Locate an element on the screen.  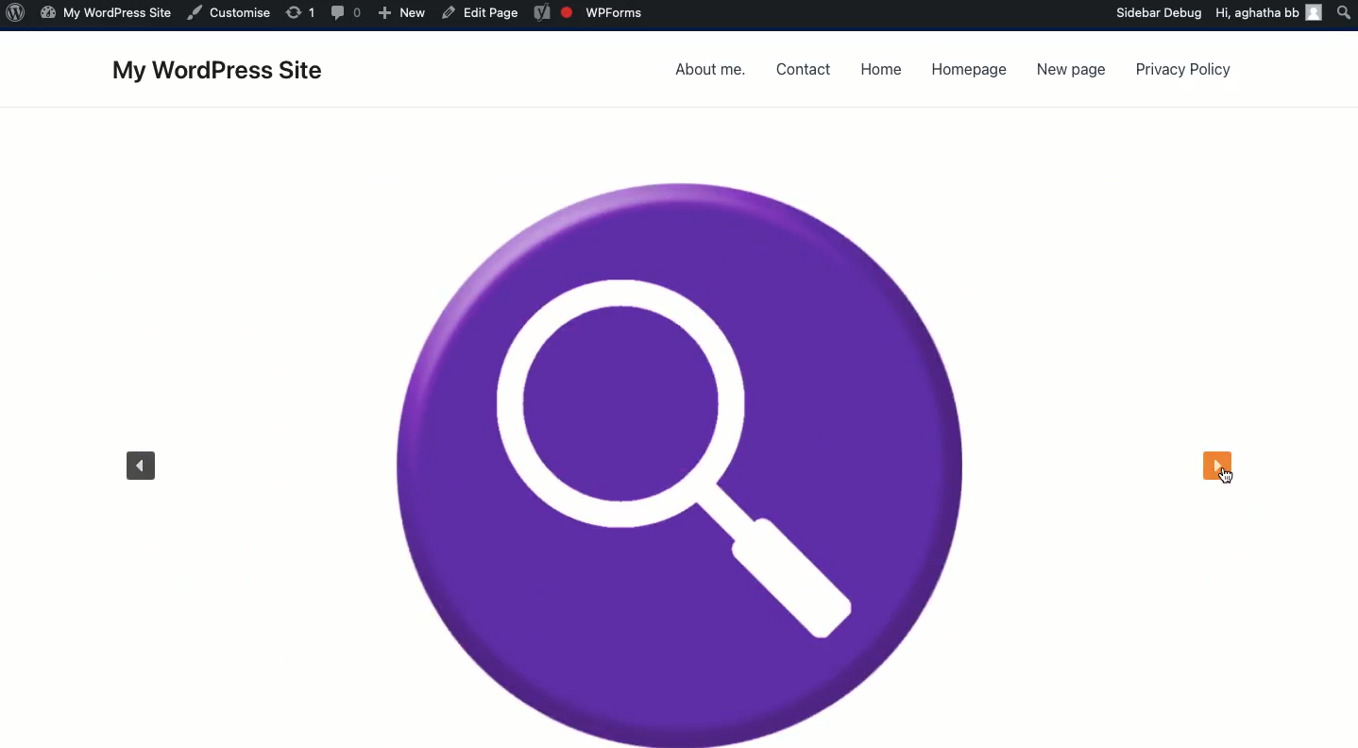
comments is located at coordinates (348, 13).